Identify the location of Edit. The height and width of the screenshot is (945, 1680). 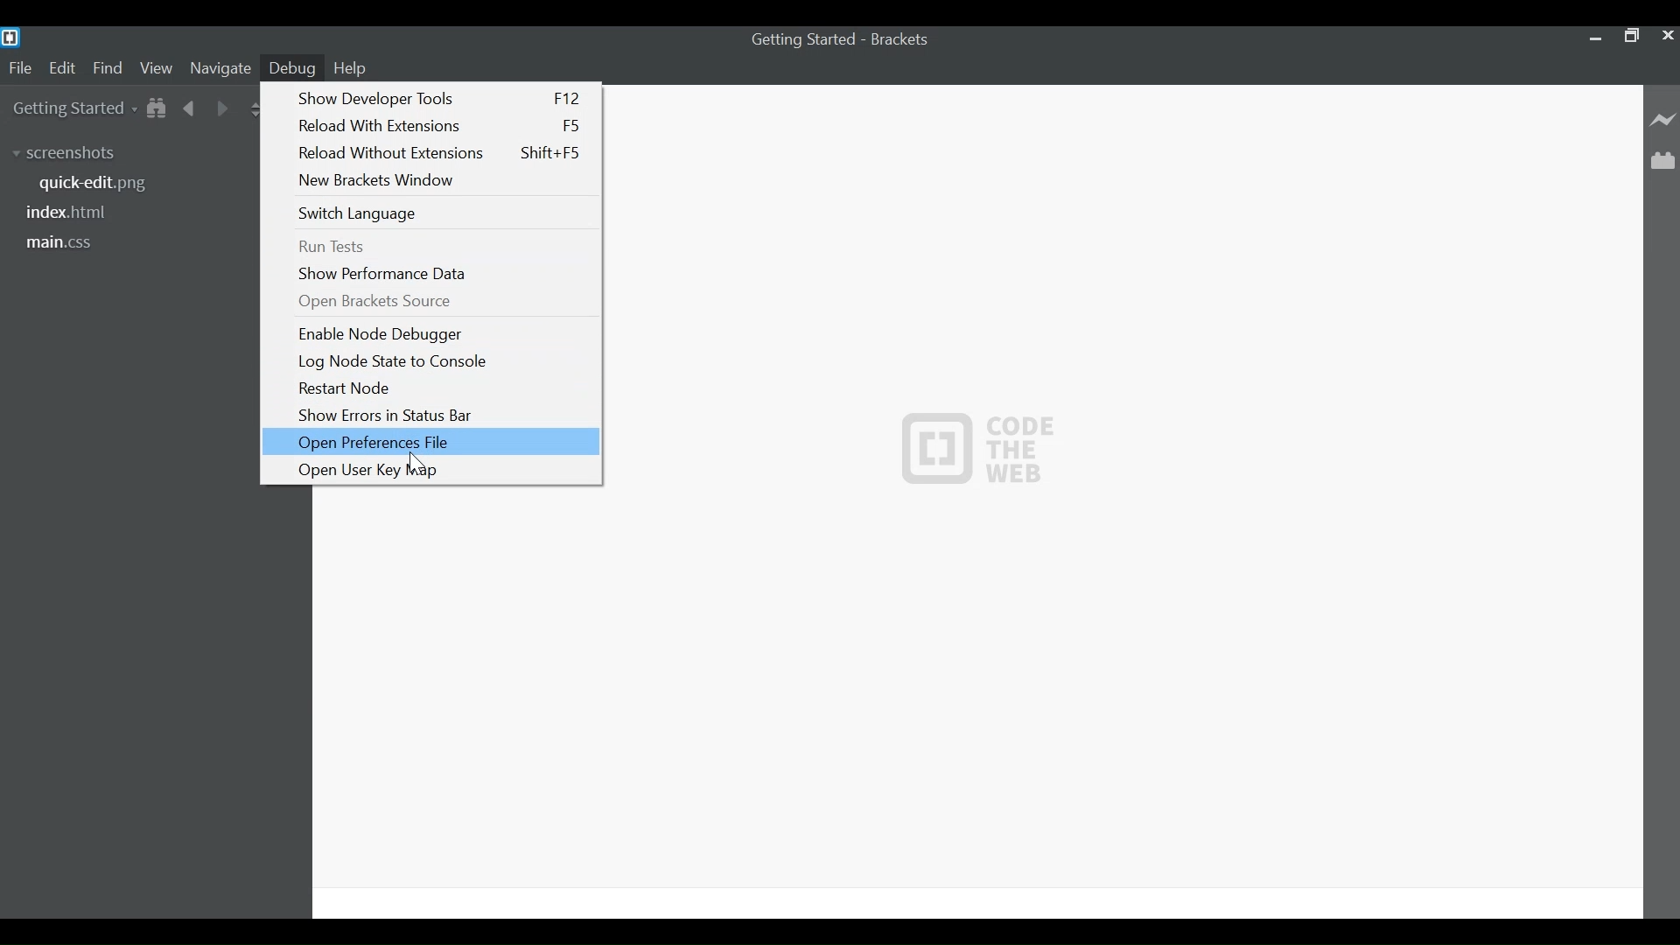
(62, 67).